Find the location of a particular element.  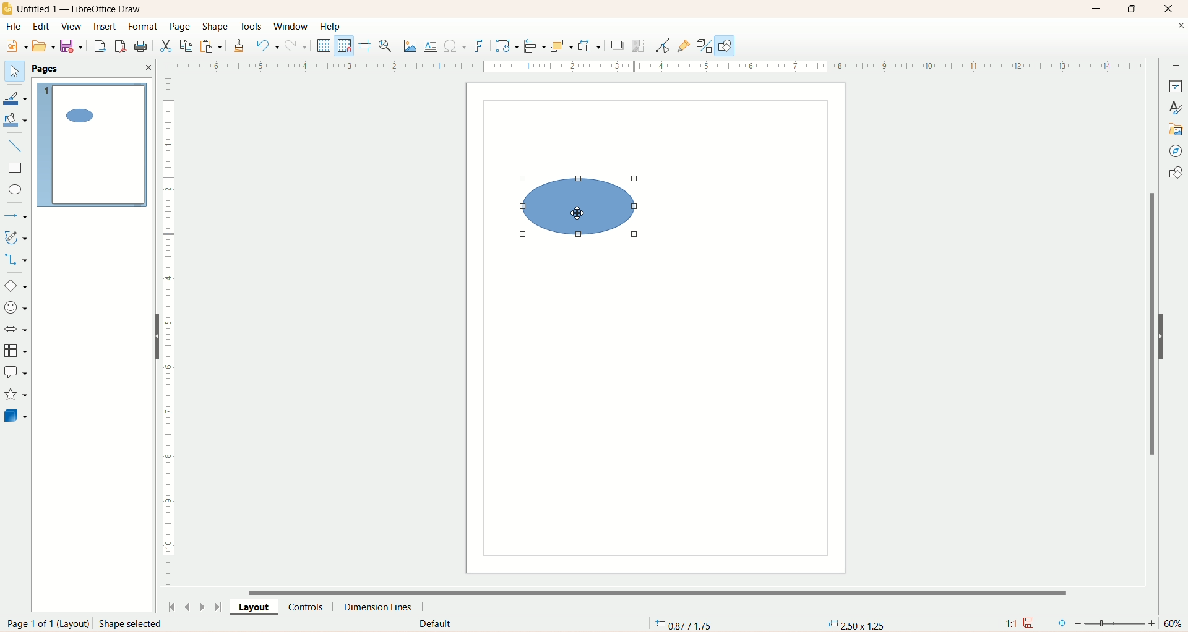

shapes is located at coordinates (1174, 173).